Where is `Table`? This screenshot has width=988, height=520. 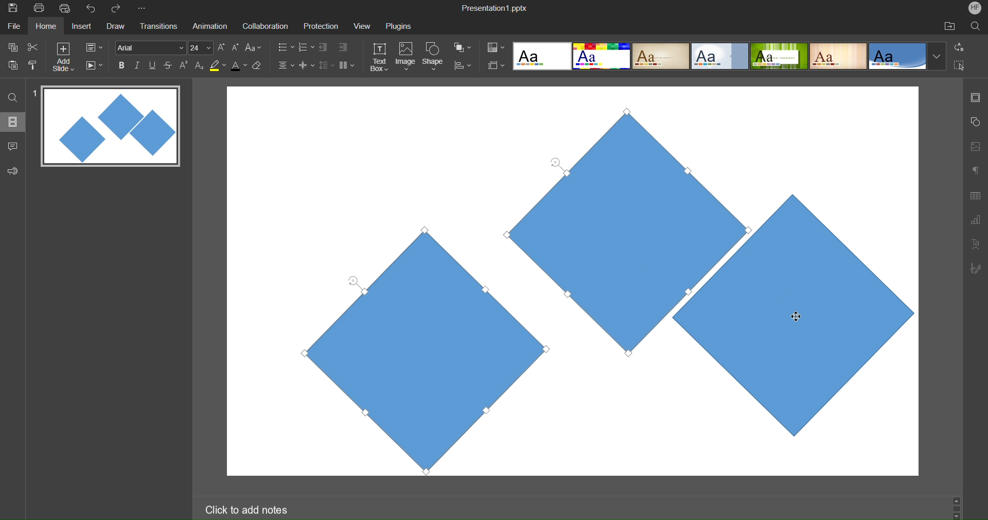 Table is located at coordinates (976, 195).